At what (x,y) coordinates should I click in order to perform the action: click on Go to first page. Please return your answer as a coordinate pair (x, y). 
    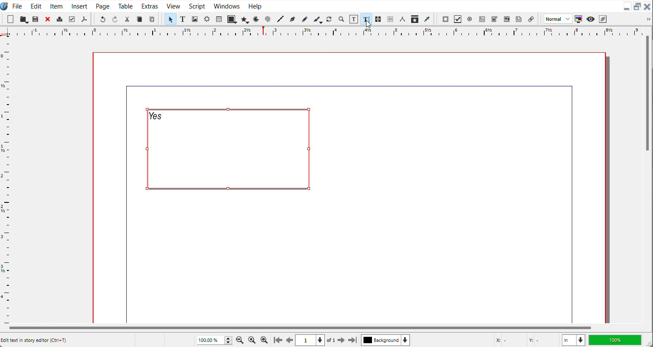
    Looking at the image, I should click on (278, 340).